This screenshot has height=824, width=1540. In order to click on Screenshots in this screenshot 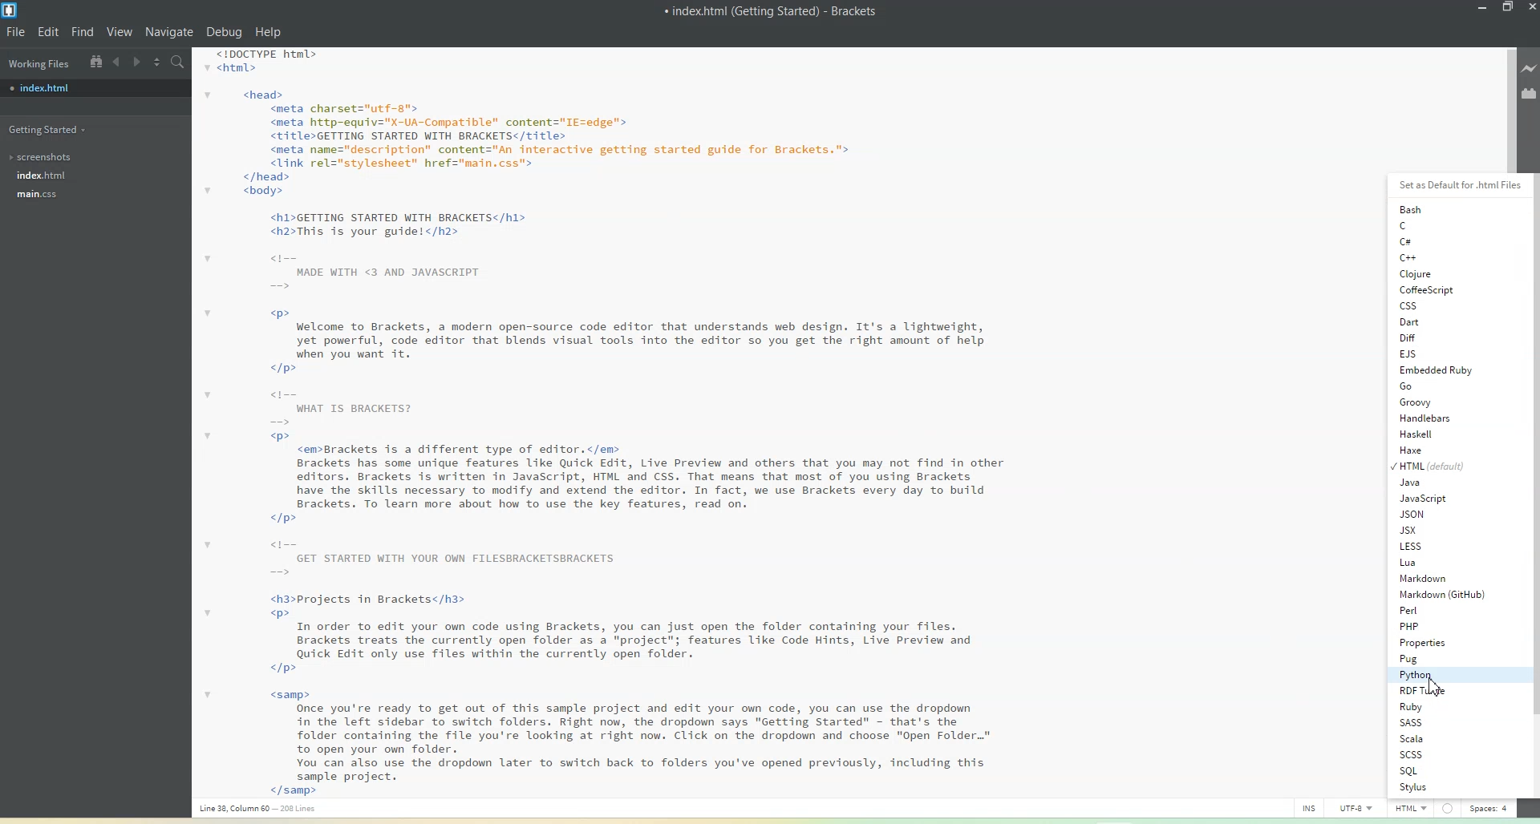, I will do `click(45, 157)`.